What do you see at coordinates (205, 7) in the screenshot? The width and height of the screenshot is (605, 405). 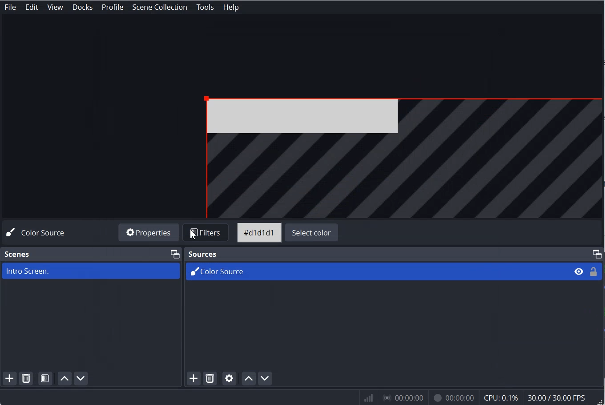 I see `Tools` at bounding box center [205, 7].